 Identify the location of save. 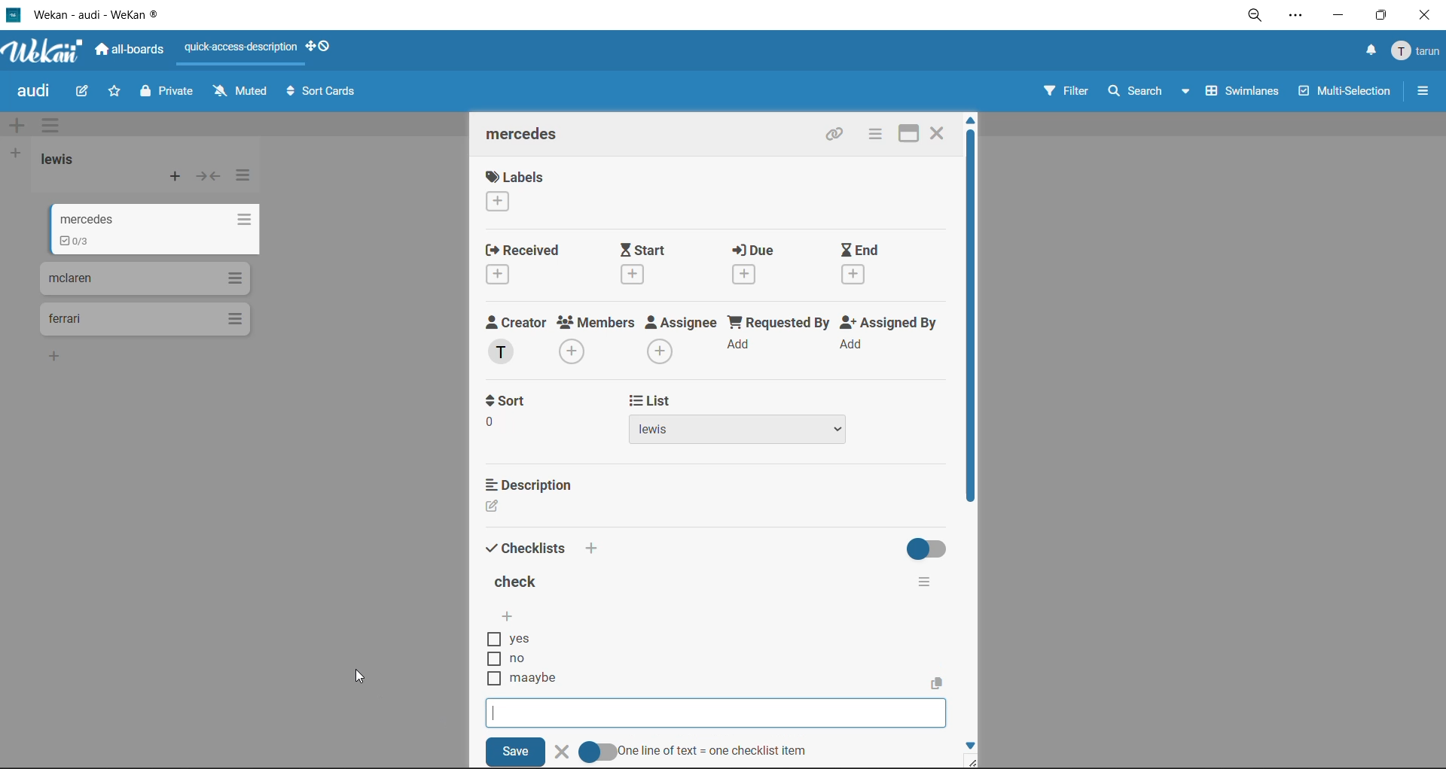
(516, 752).